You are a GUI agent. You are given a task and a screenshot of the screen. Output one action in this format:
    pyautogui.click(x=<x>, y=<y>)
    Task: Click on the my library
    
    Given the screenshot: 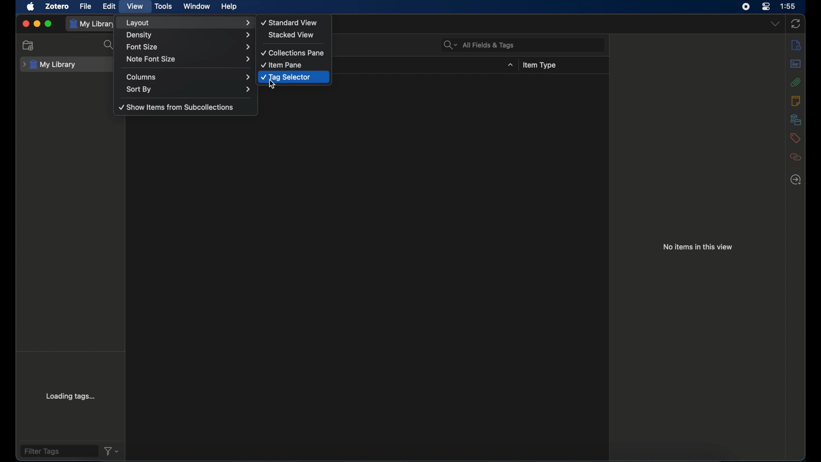 What is the action you would take?
    pyautogui.click(x=50, y=63)
    